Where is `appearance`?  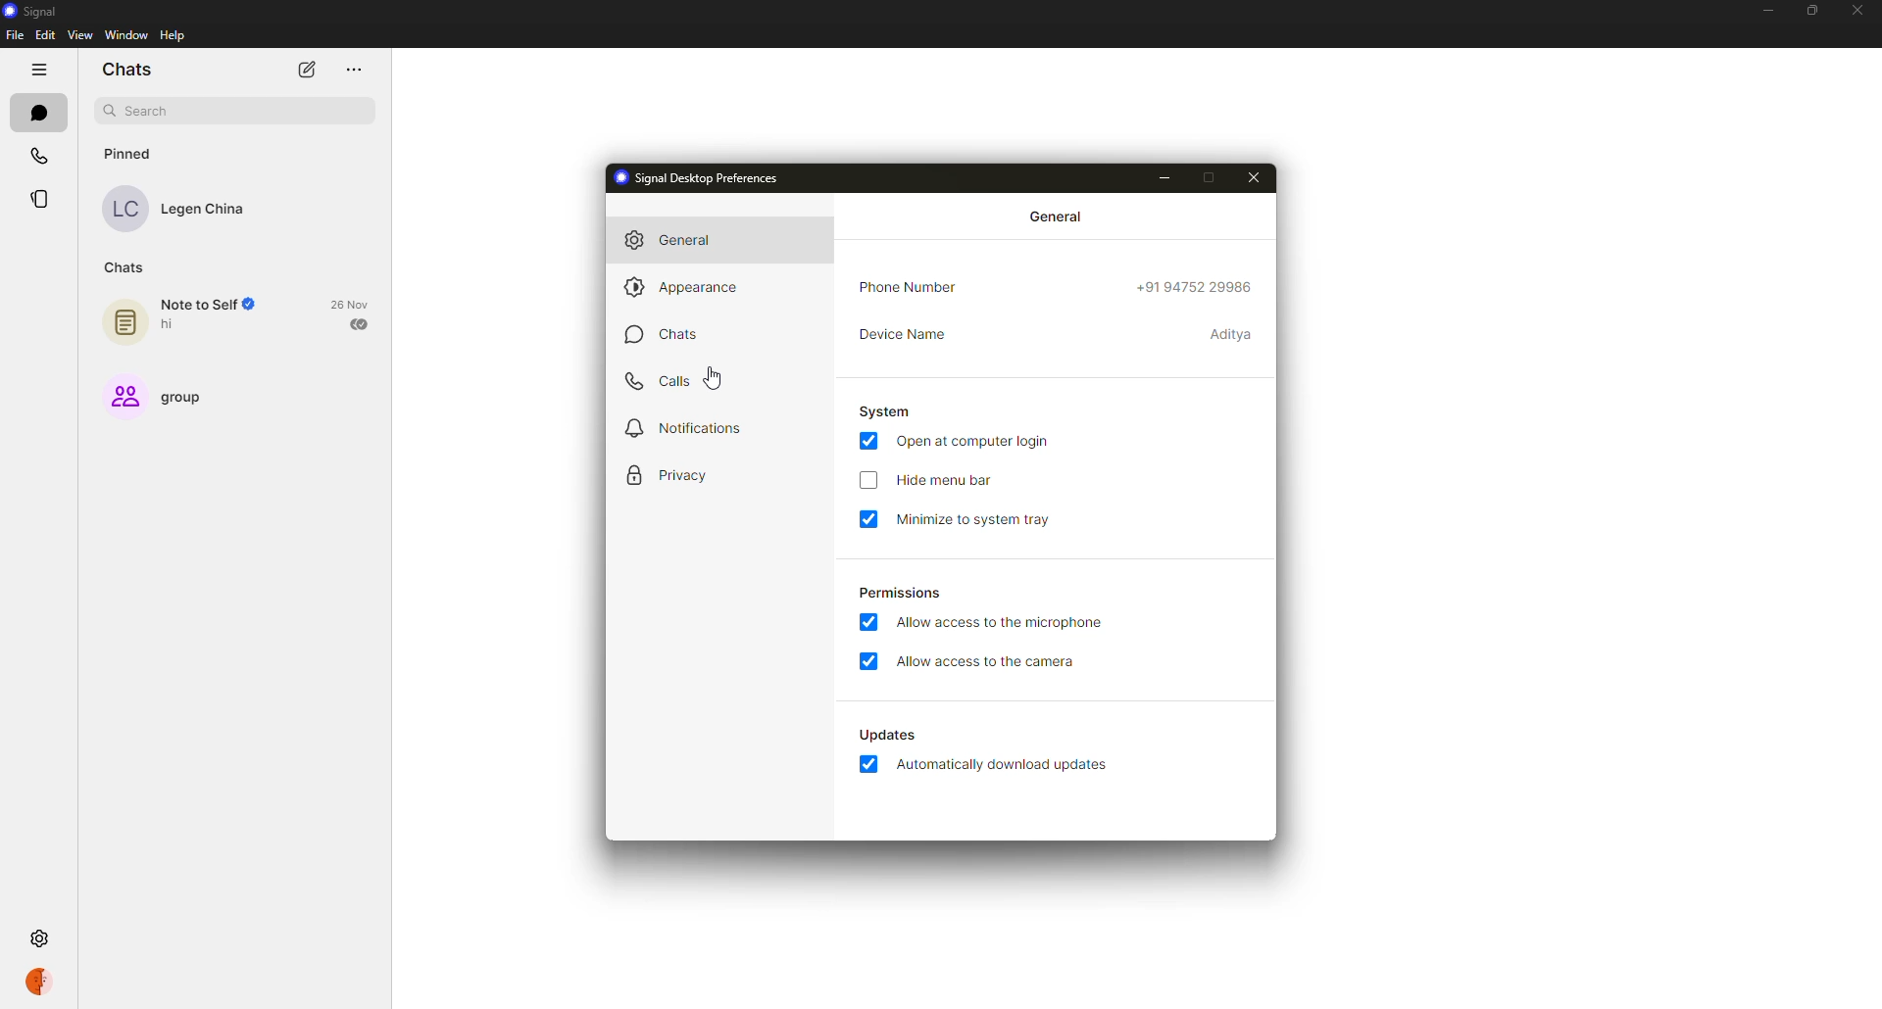 appearance is located at coordinates (689, 288).